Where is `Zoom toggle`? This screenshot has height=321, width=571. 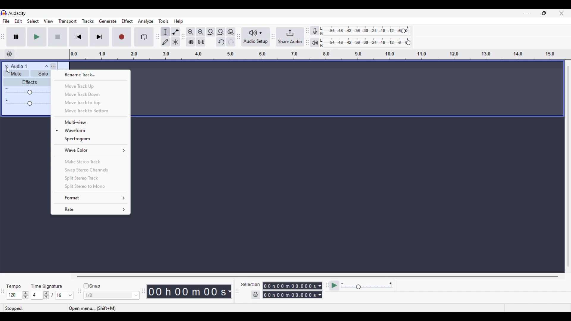 Zoom toggle is located at coordinates (230, 32).